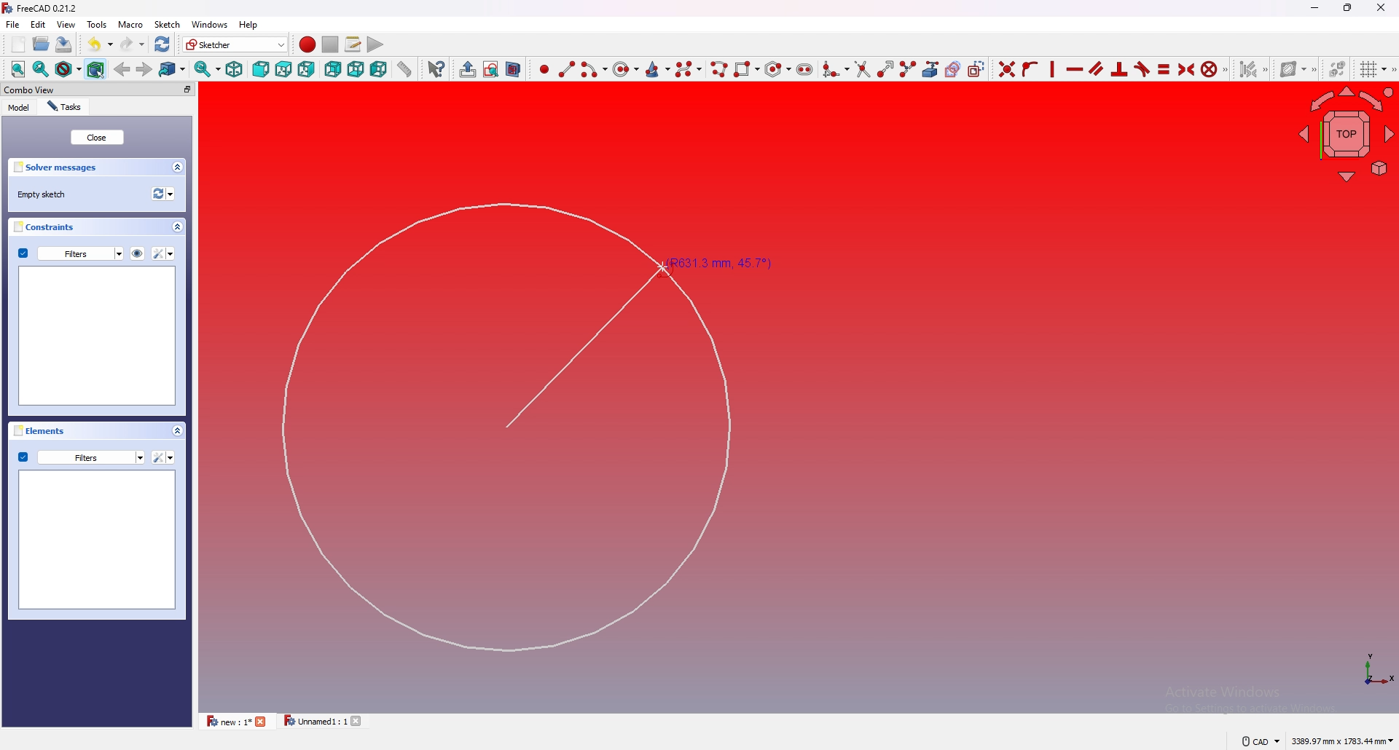  Describe the element at coordinates (177, 430) in the screenshot. I see `collapse` at that location.